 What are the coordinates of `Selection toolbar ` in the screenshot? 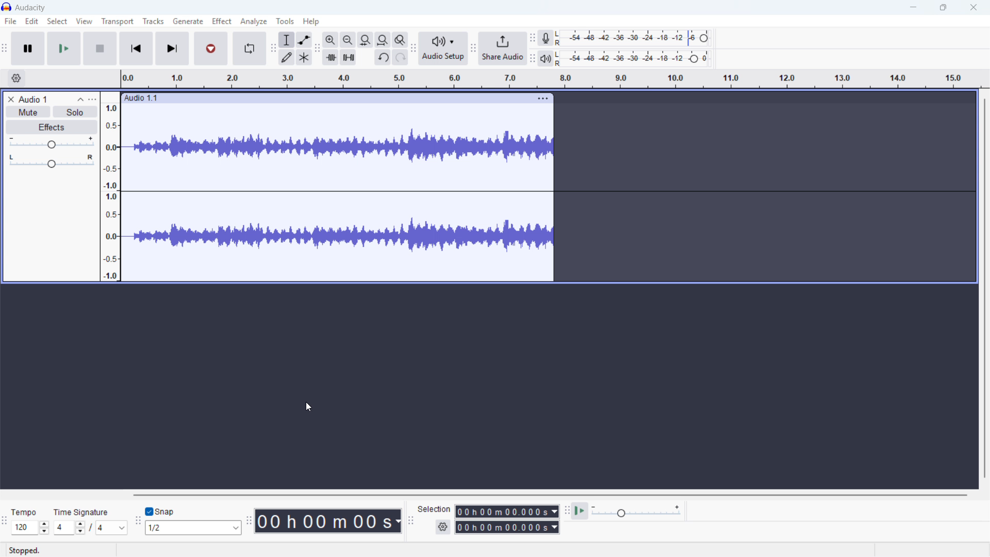 It's located at (410, 520).